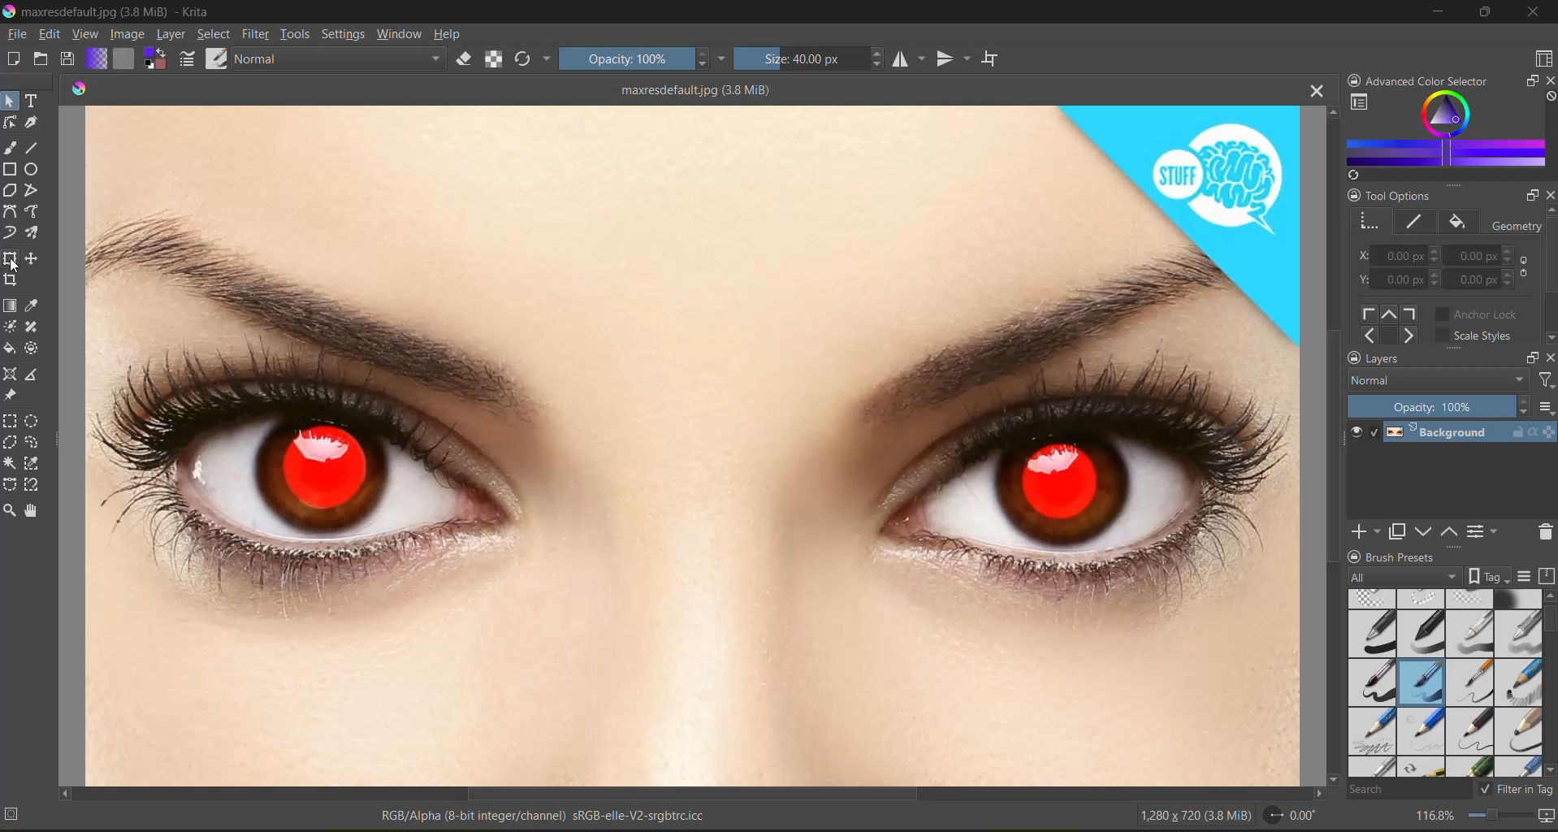 This screenshot has height=832, width=1558. What do you see at coordinates (1407, 791) in the screenshot?
I see `search` at bounding box center [1407, 791].